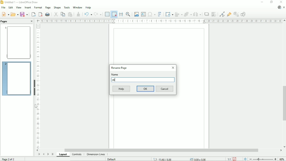  Describe the element at coordinates (5, 21) in the screenshot. I see `Pages` at that location.